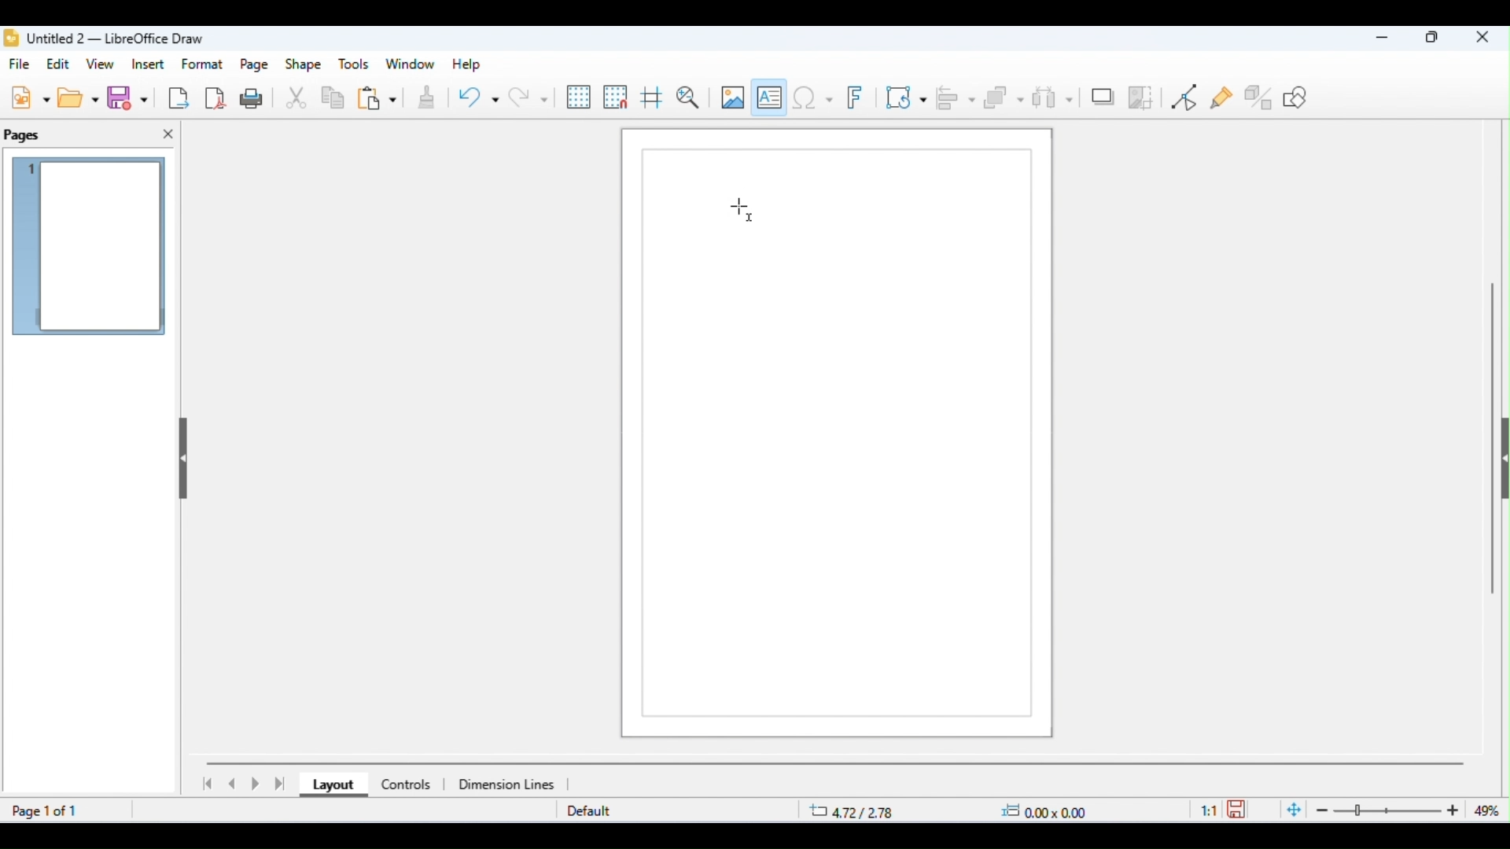  Describe the element at coordinates (405, 785) in the screenshot. I see `controls` at that location.